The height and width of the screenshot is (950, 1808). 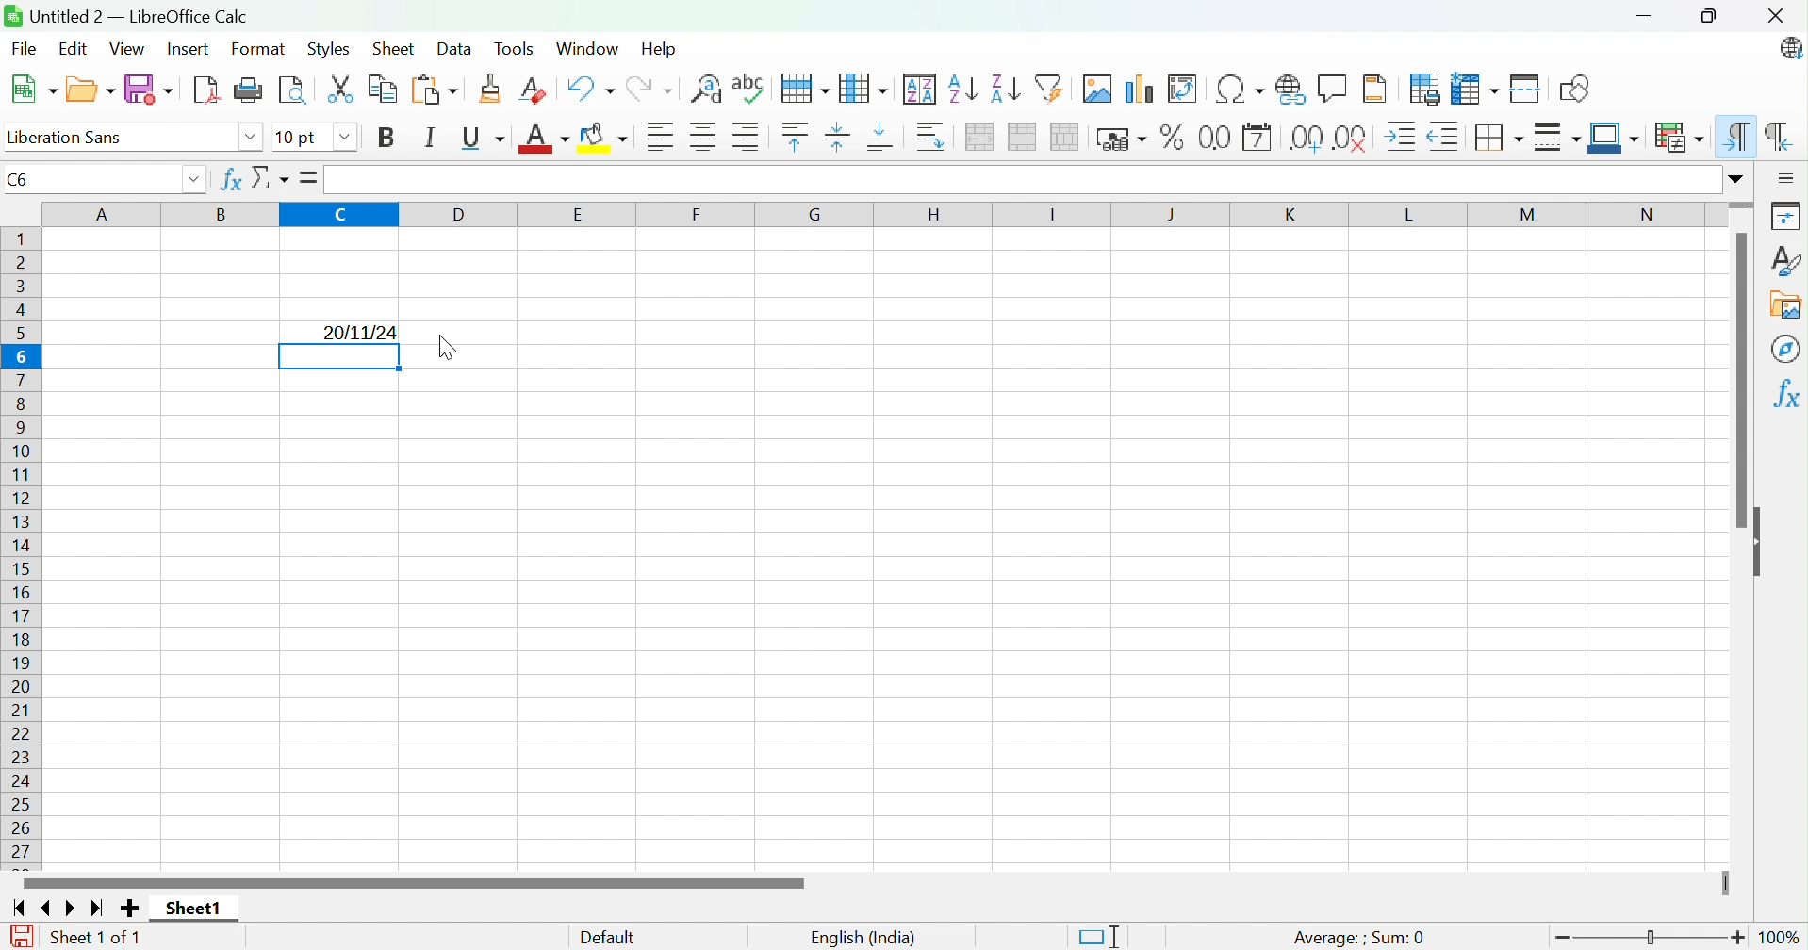 What do you see at coordinates (91, 89) in the screenshot?
I see `Open` at bounding box center [91, 89].